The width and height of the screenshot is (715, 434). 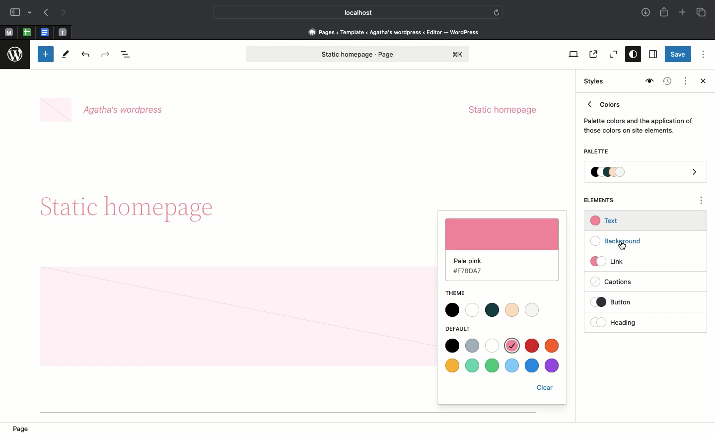 What do you see at coordinates (620, 302) in the screenshot?
I see `Button` at bounding box center [620, 302].